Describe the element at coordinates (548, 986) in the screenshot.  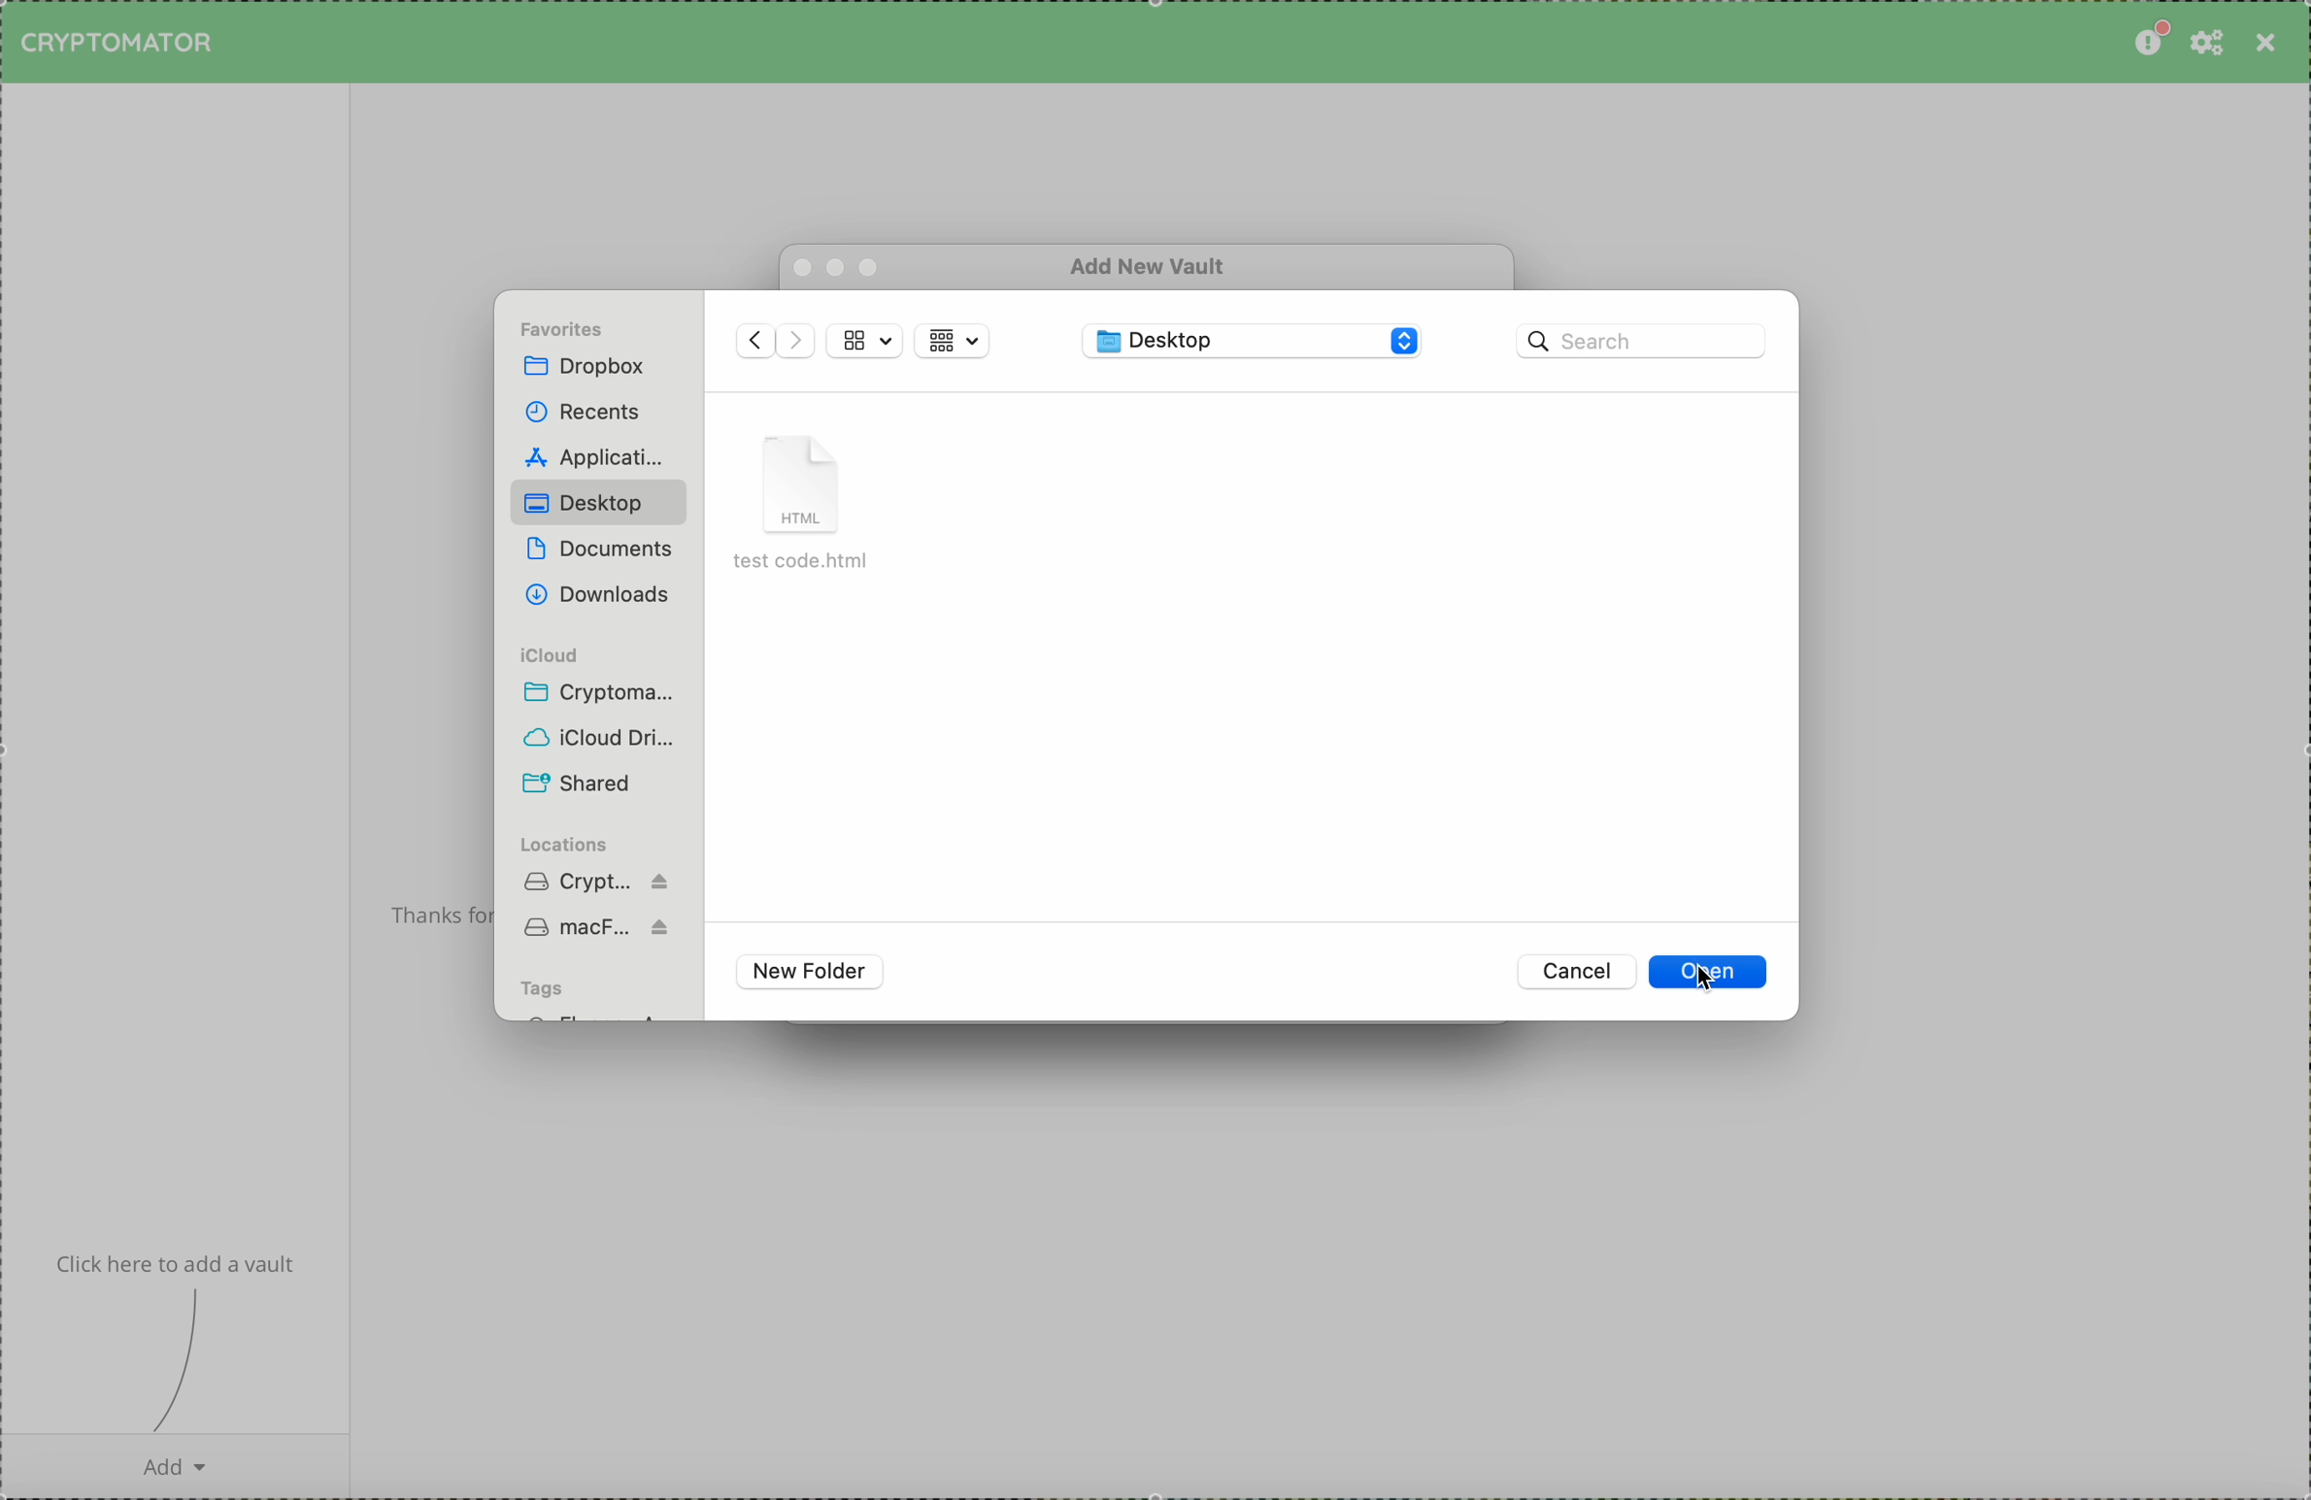
I see `tags` at that location.